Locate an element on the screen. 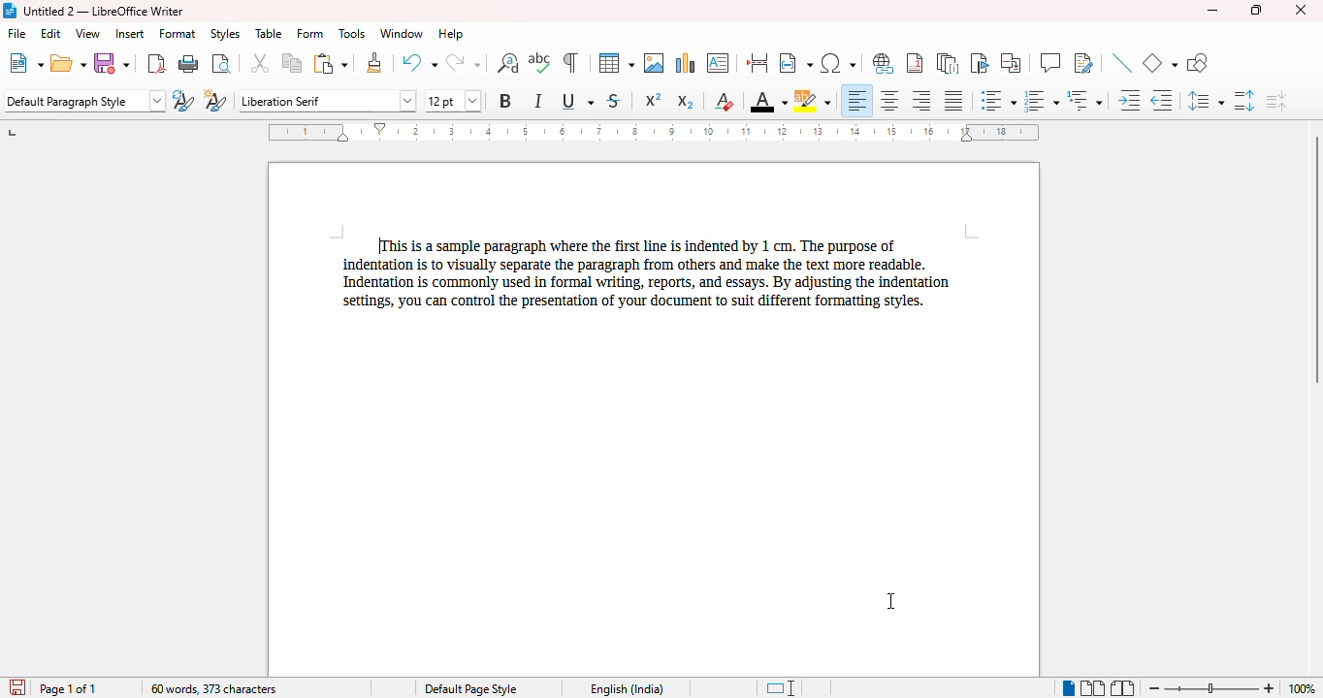  tools is located at coordinates (351, 34).